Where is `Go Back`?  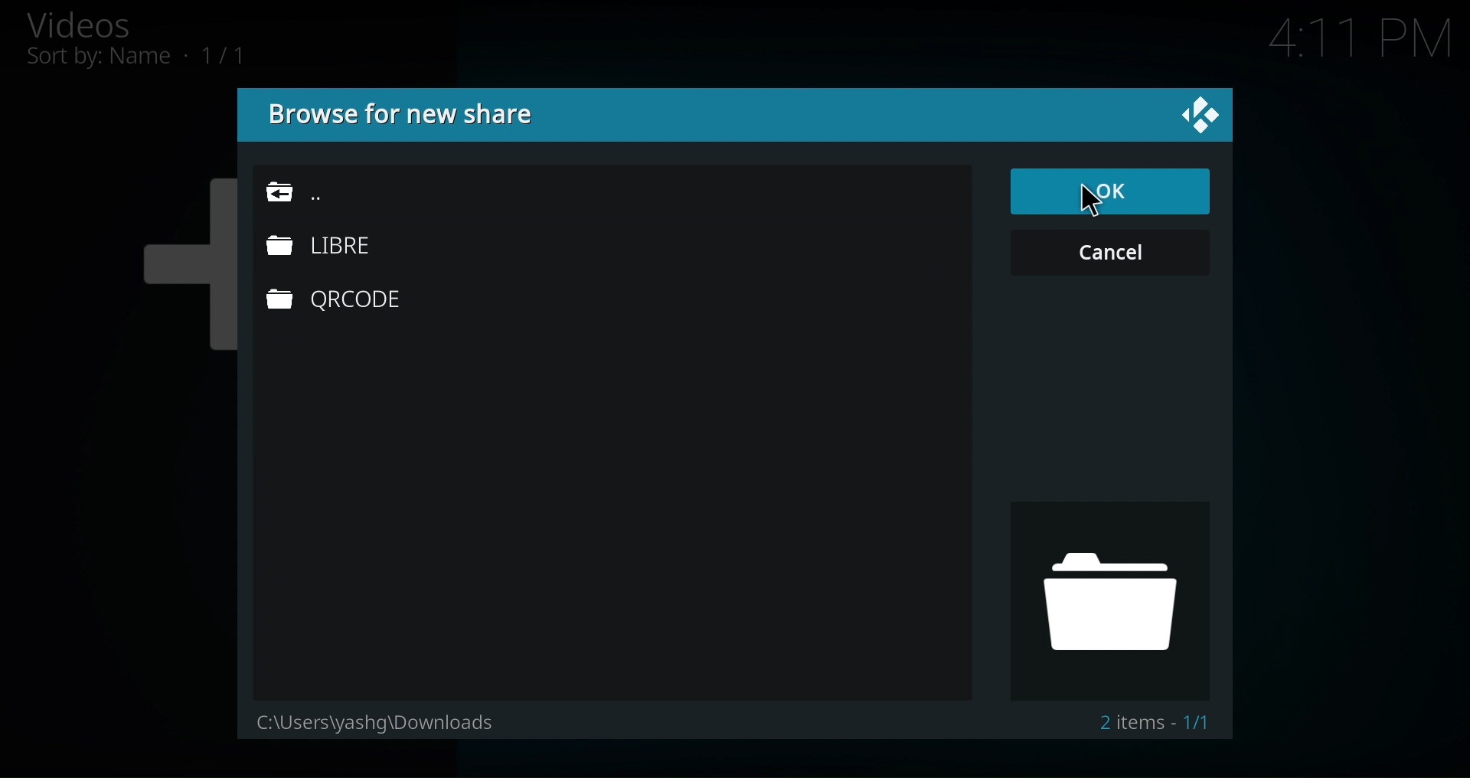
Go Back is located at coordinates (302, 194).